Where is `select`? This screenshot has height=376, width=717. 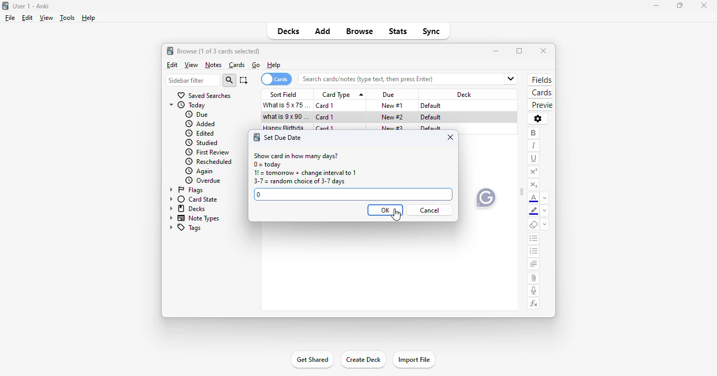
select is located at coordinates (244, 80).